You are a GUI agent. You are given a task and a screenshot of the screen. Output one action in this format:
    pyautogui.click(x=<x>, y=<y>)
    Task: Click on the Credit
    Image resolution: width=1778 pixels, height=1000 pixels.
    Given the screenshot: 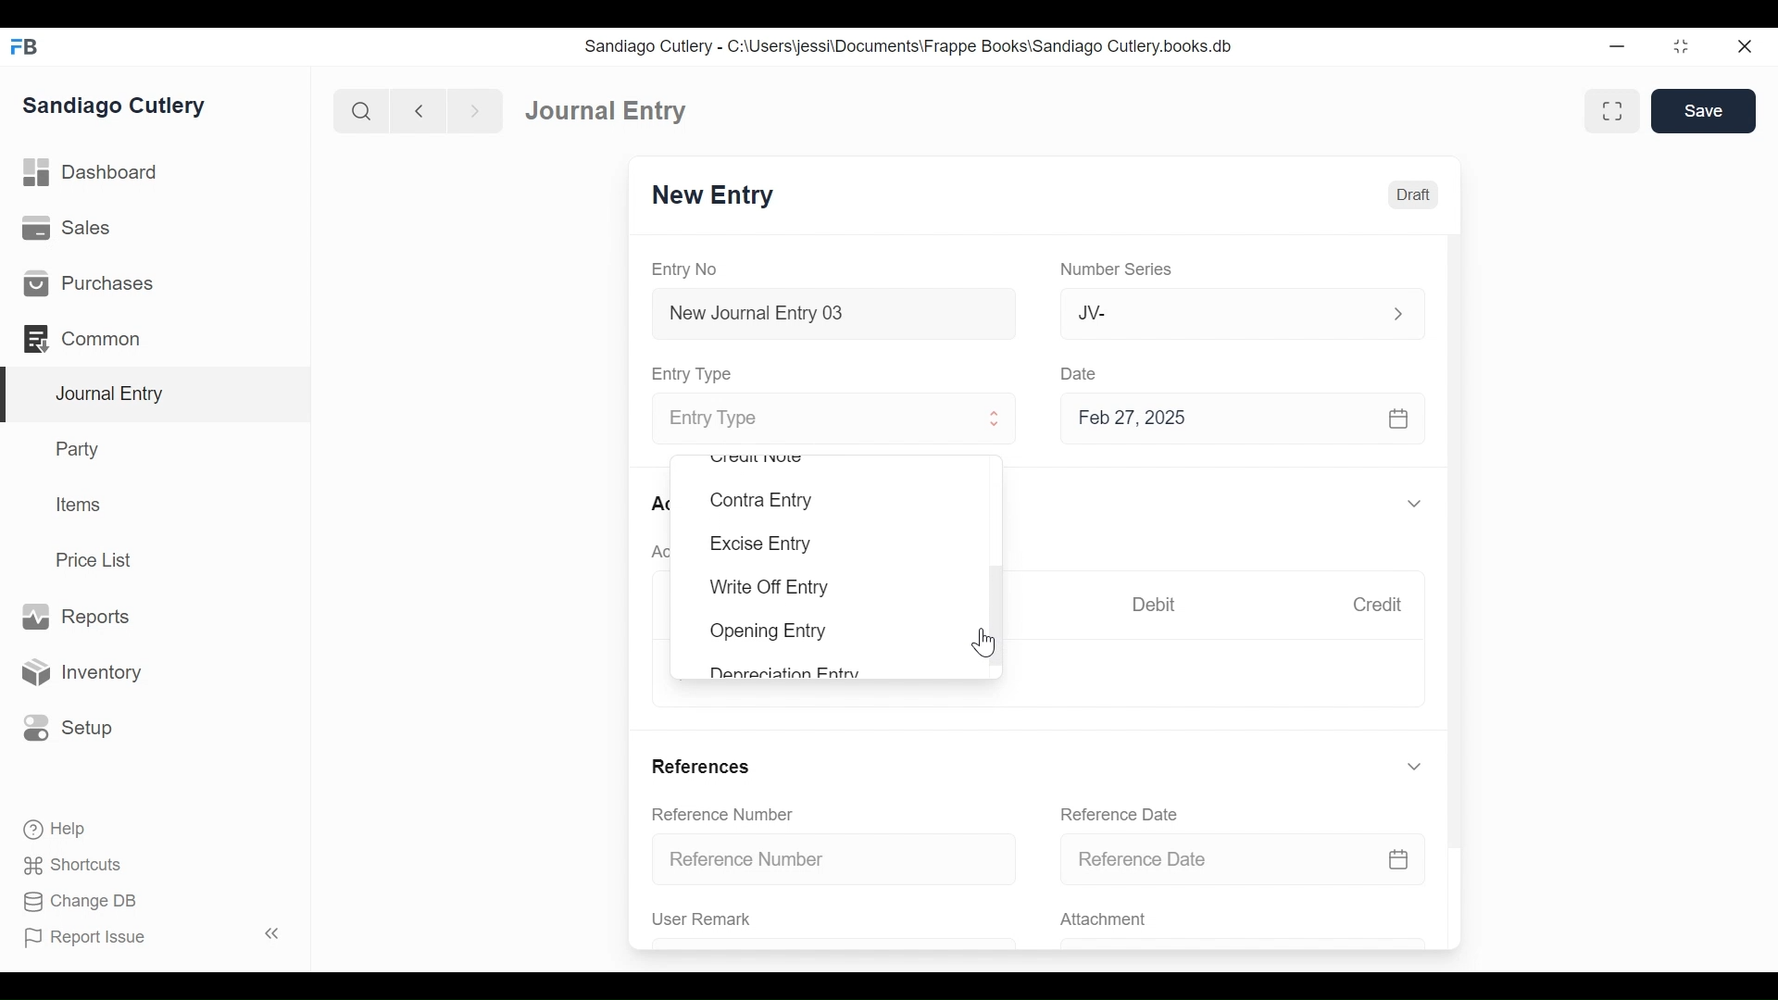 What is the action you would take?
    pyautogui.click(x=1380, y=605)
    